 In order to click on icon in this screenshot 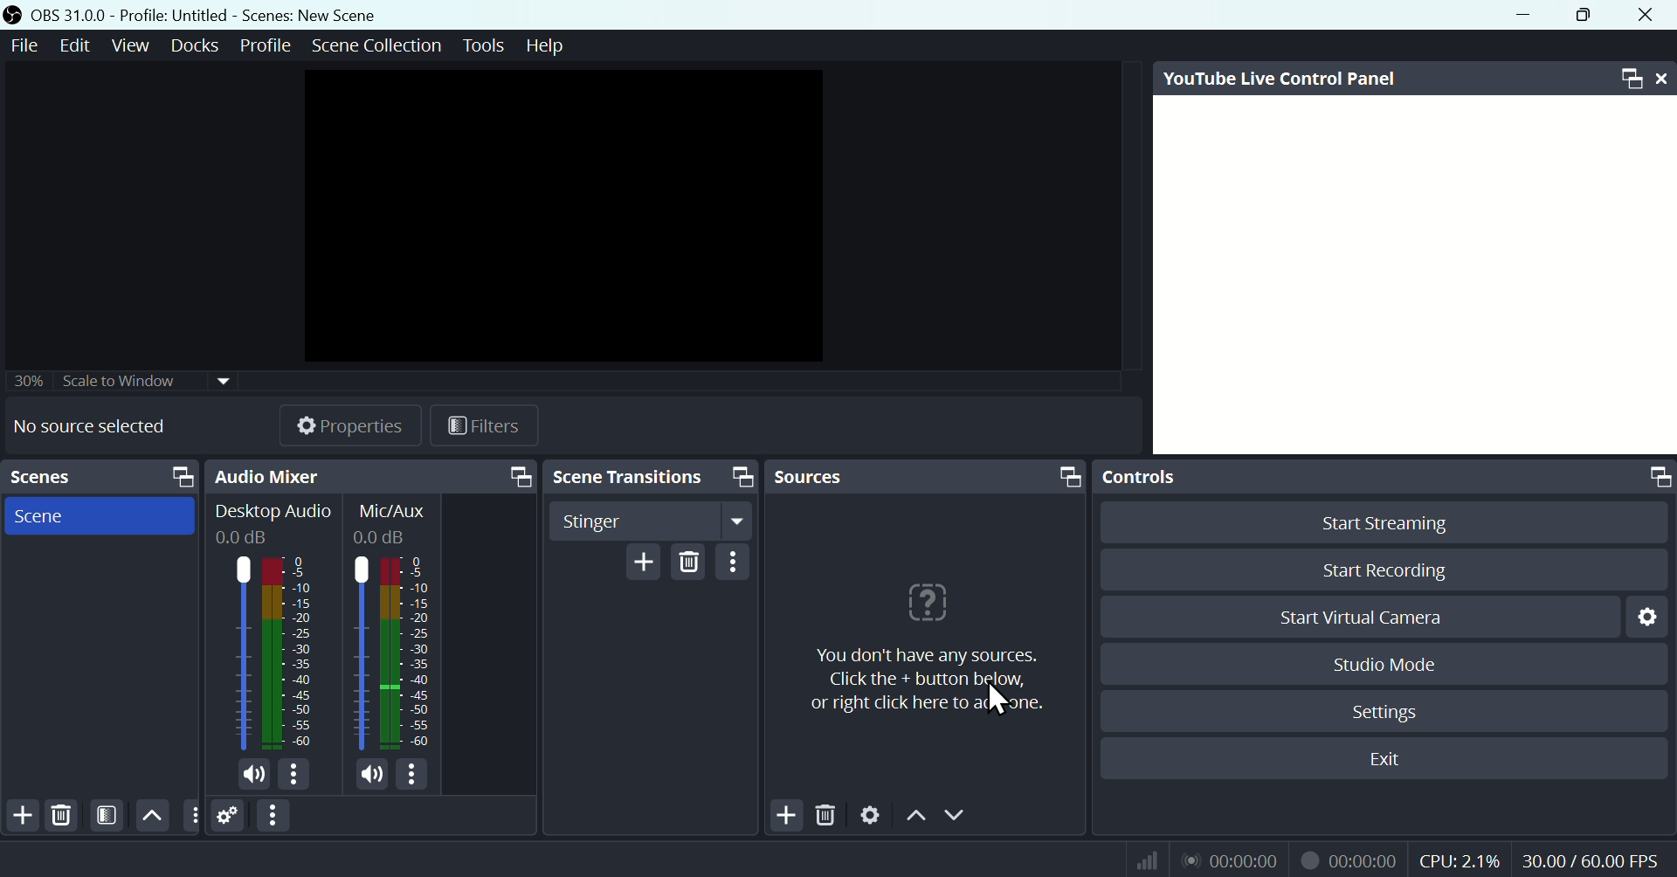, I will do `click(924, 601)`.